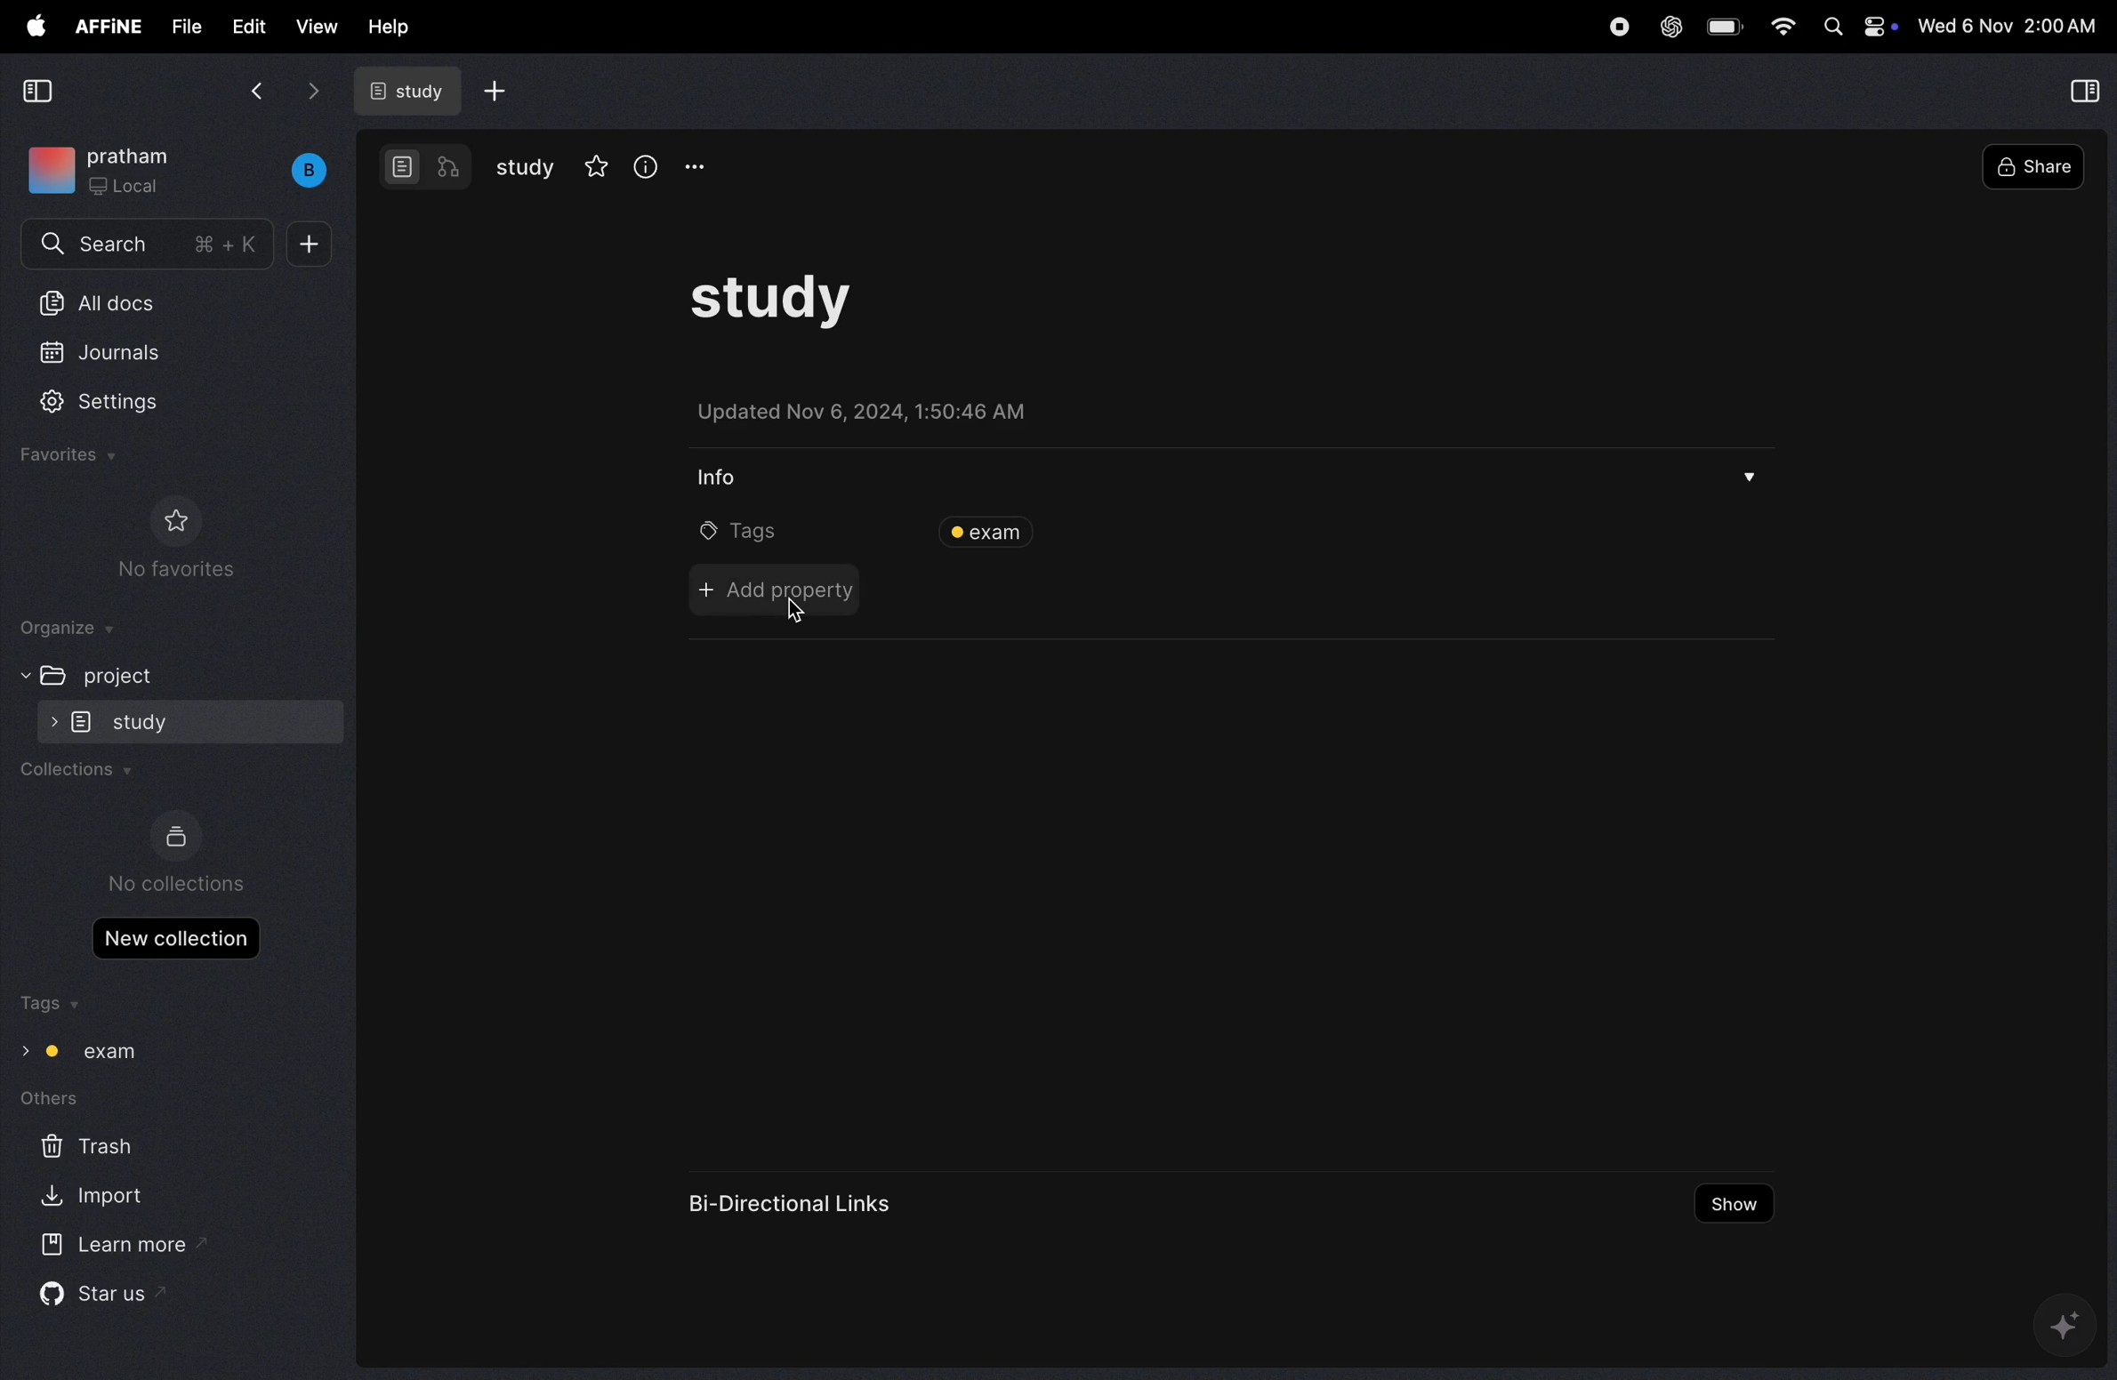 This screenshot has height=1380, width=2117. Describe the element at coordinates (178, 942) in the screenshot. I see `new collections` at that location.